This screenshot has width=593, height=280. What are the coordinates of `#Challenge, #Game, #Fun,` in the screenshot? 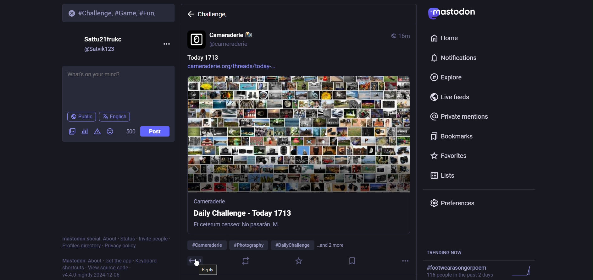 It's located at (120, 13).